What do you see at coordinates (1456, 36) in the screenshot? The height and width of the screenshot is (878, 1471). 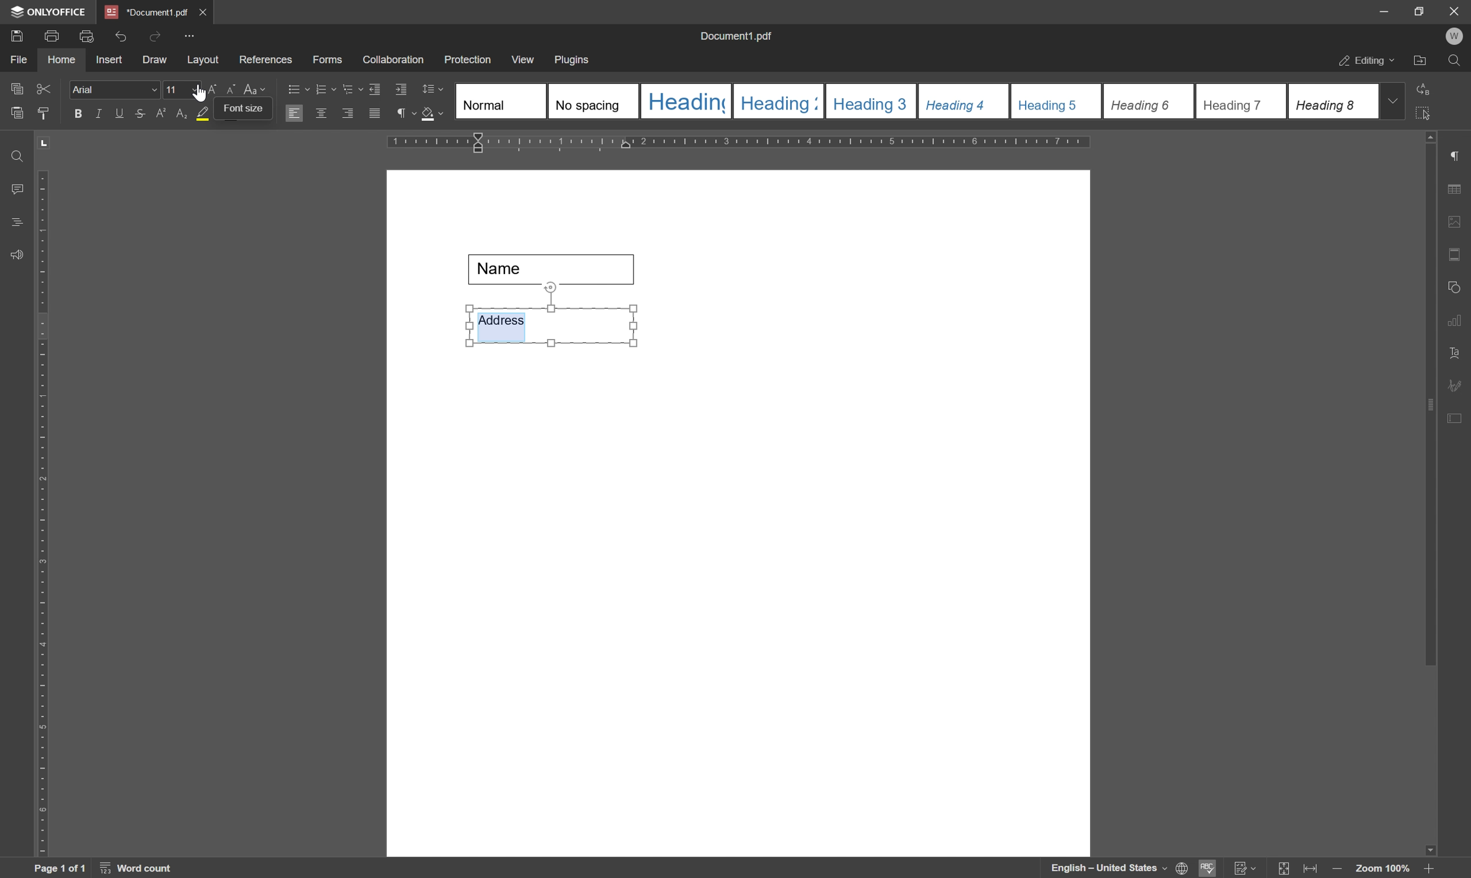 I see `W` at bounding box center [1456, 36].